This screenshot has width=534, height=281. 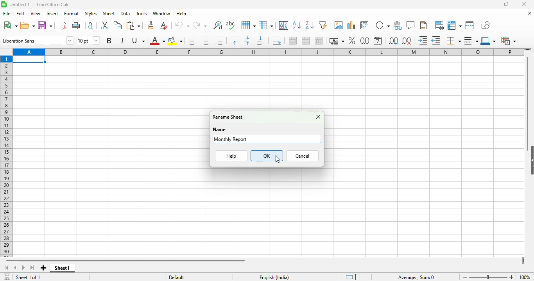 I want to click on bold, so click(x=109, y=40).